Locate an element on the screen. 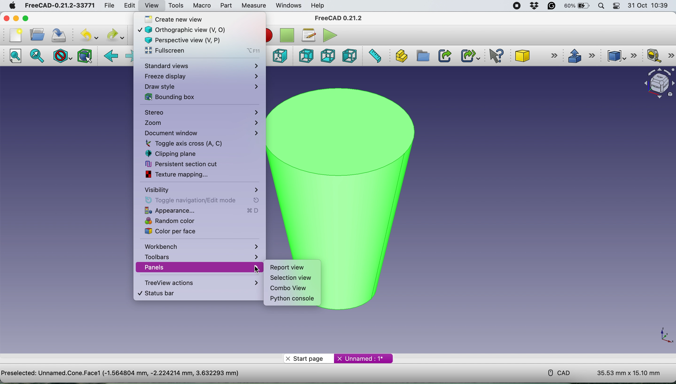  redo is located at coordinates (115, 35).